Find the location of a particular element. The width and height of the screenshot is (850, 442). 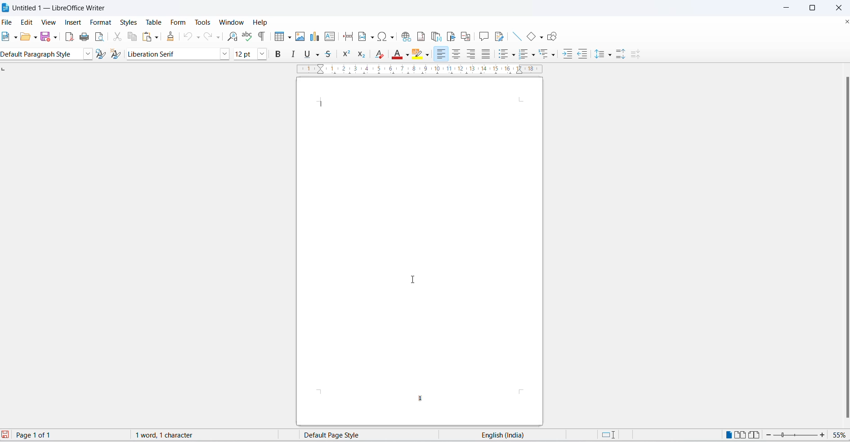

insert footnote is located at coordinates (421, 36).